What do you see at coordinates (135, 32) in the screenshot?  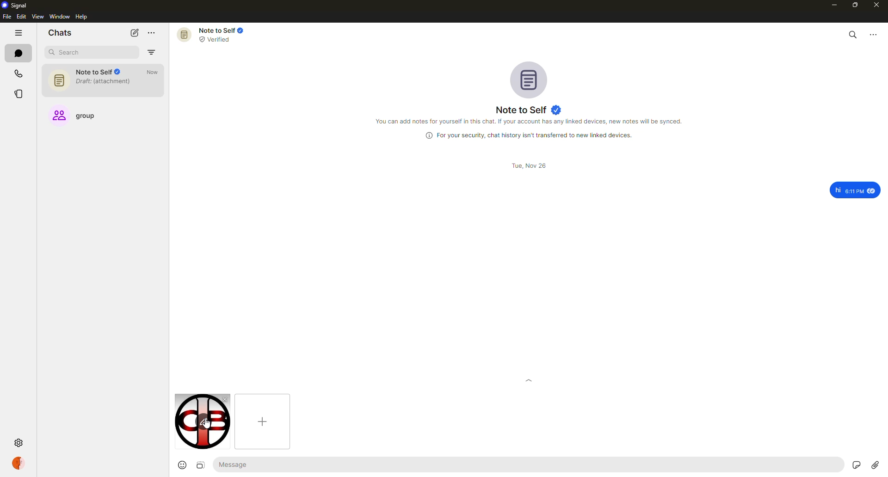 I see `new chat` at bounding box center [135, 32].